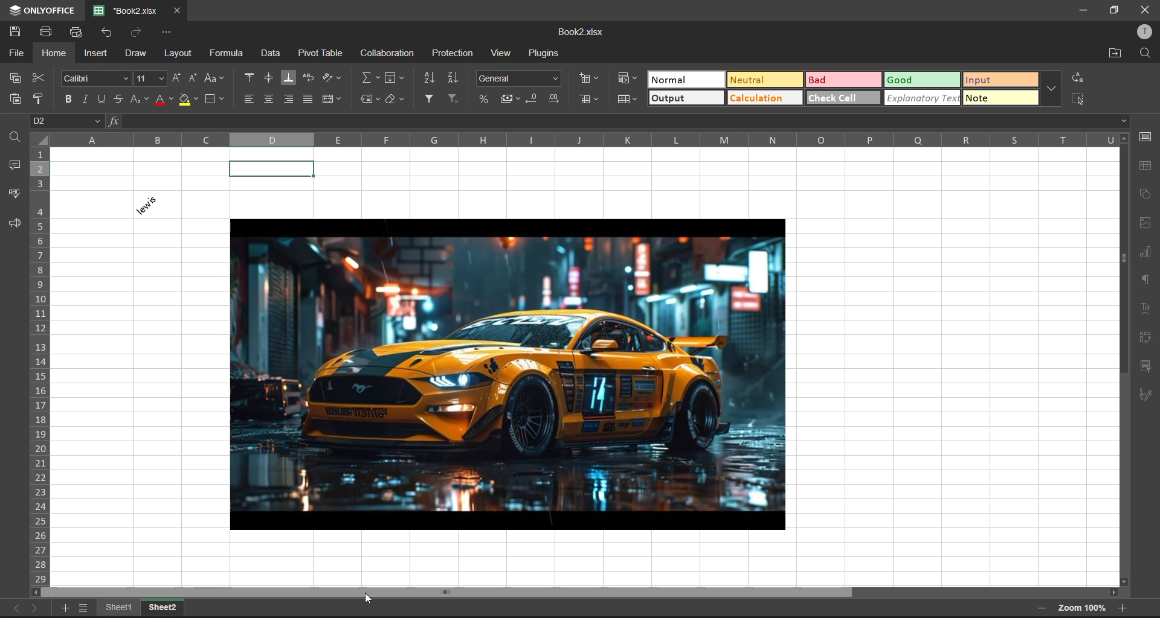 The width and height of the screenshot is (1160, 618). Describe the element at coordinates (333, 98) in the screenshot. I see `merge and center` at that location.